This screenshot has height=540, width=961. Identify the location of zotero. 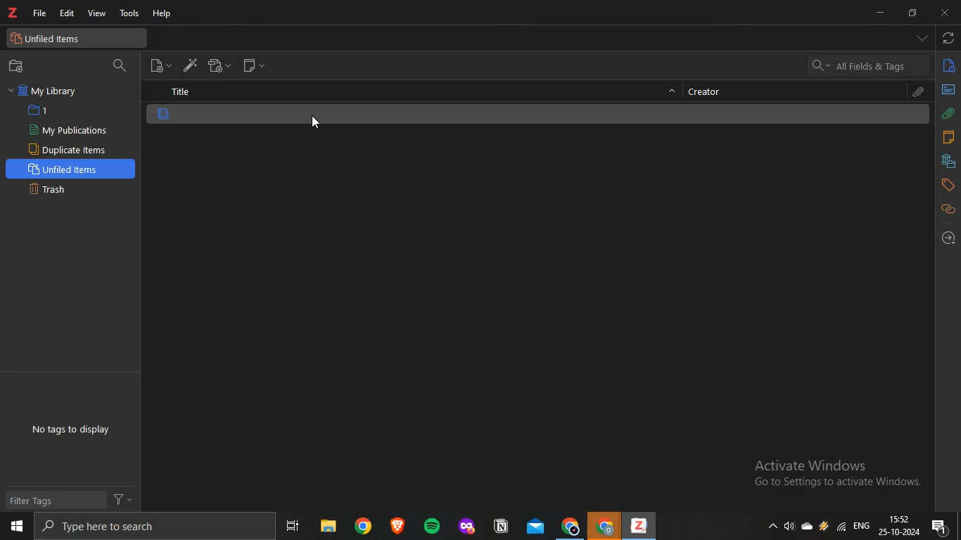
(13, 13).